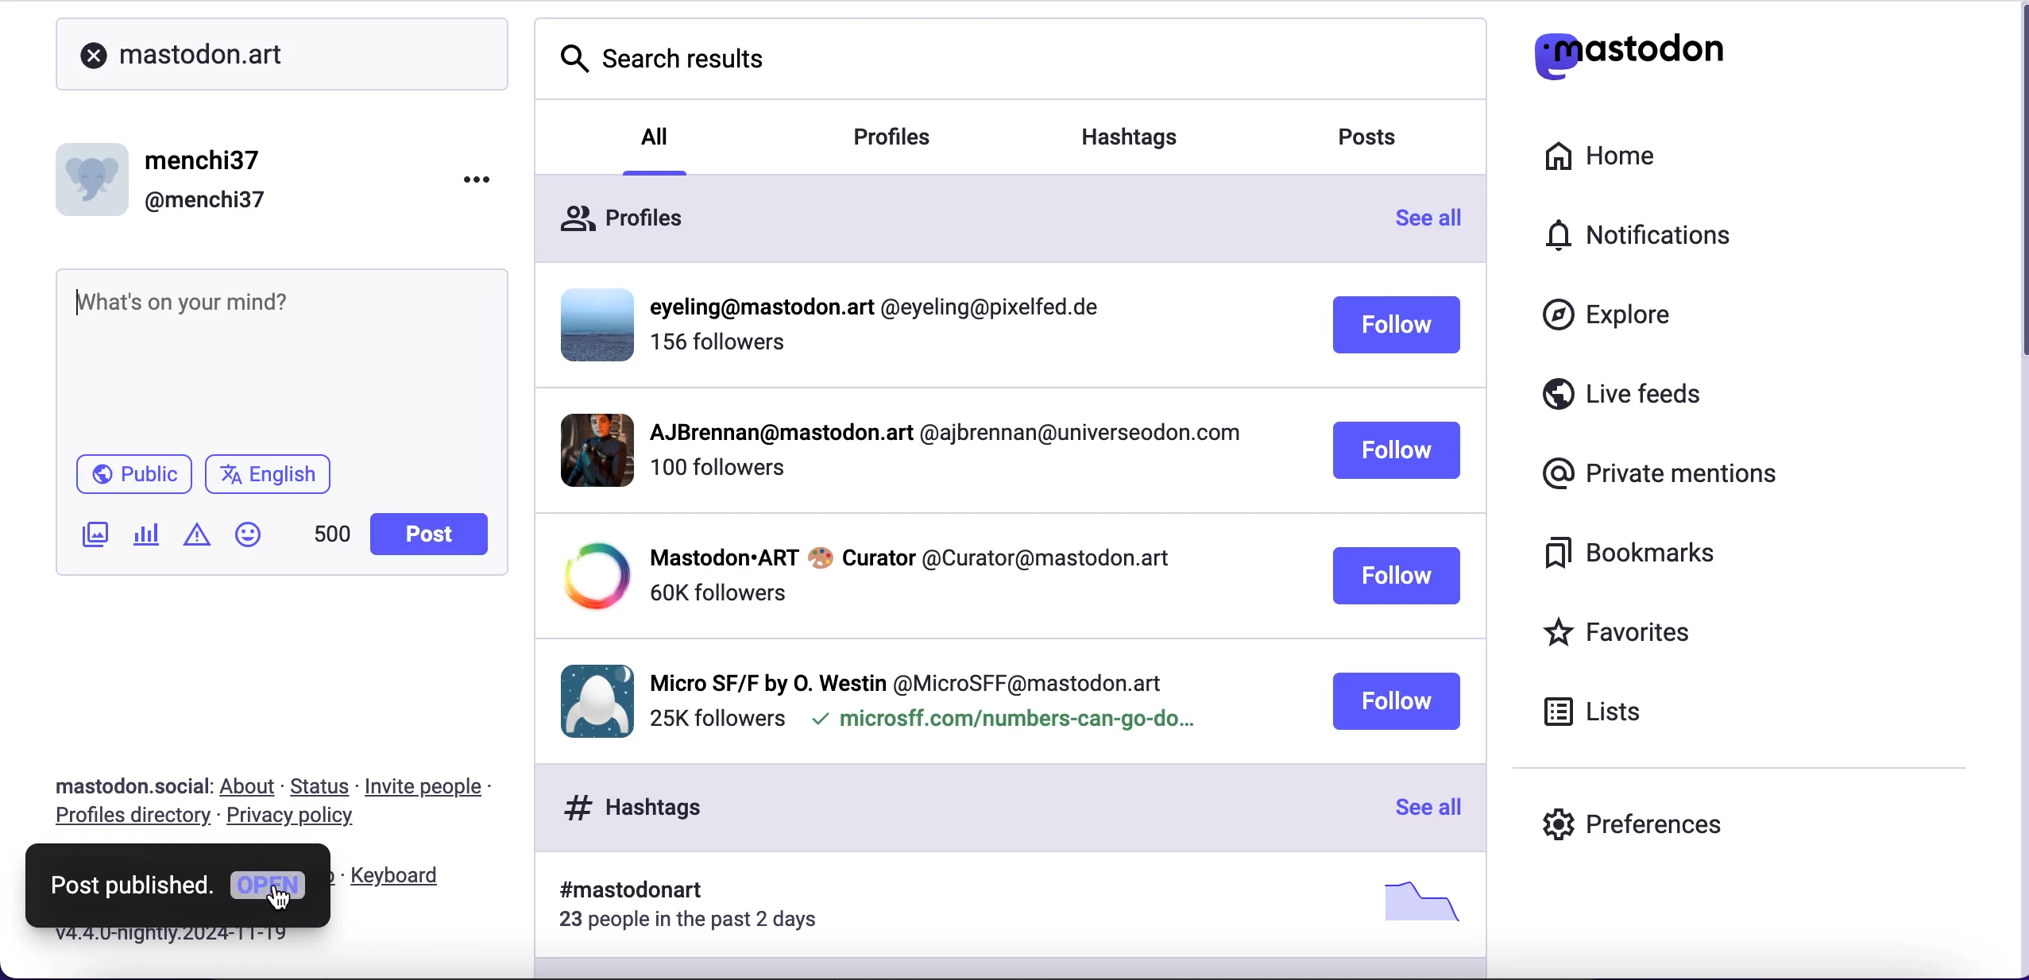  I want to click on about, so click(248, 785).